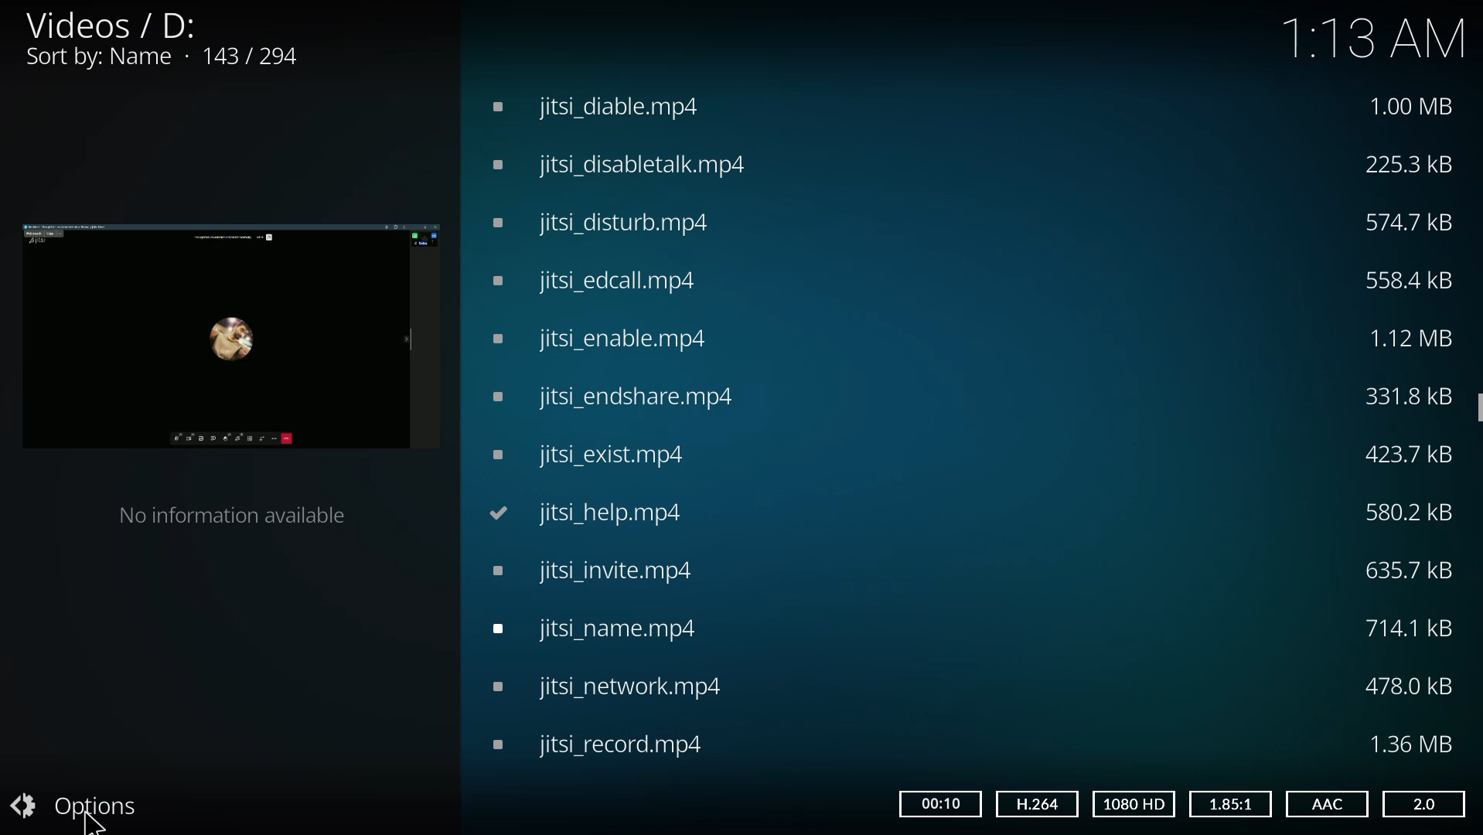 The width and height of the screenshot is (1483, 835). What do you see at coordinates (1409, 278) in the screenshot?
I see `size` at bounding box center [1409, 278].